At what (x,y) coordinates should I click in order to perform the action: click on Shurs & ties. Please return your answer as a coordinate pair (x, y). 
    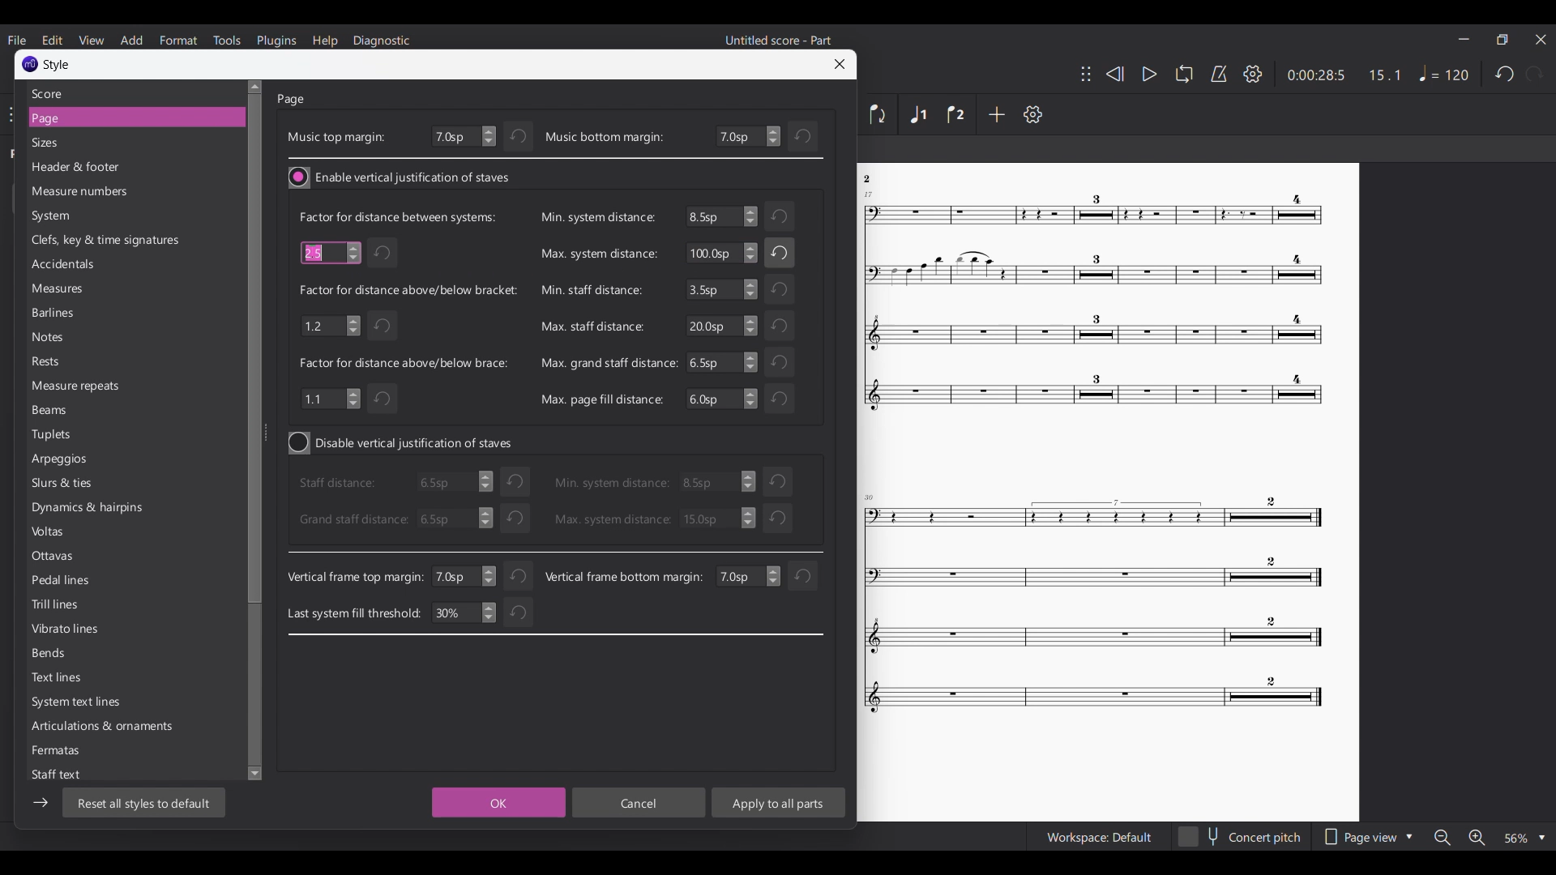
    Looking at the image, I should click on (73, 484).